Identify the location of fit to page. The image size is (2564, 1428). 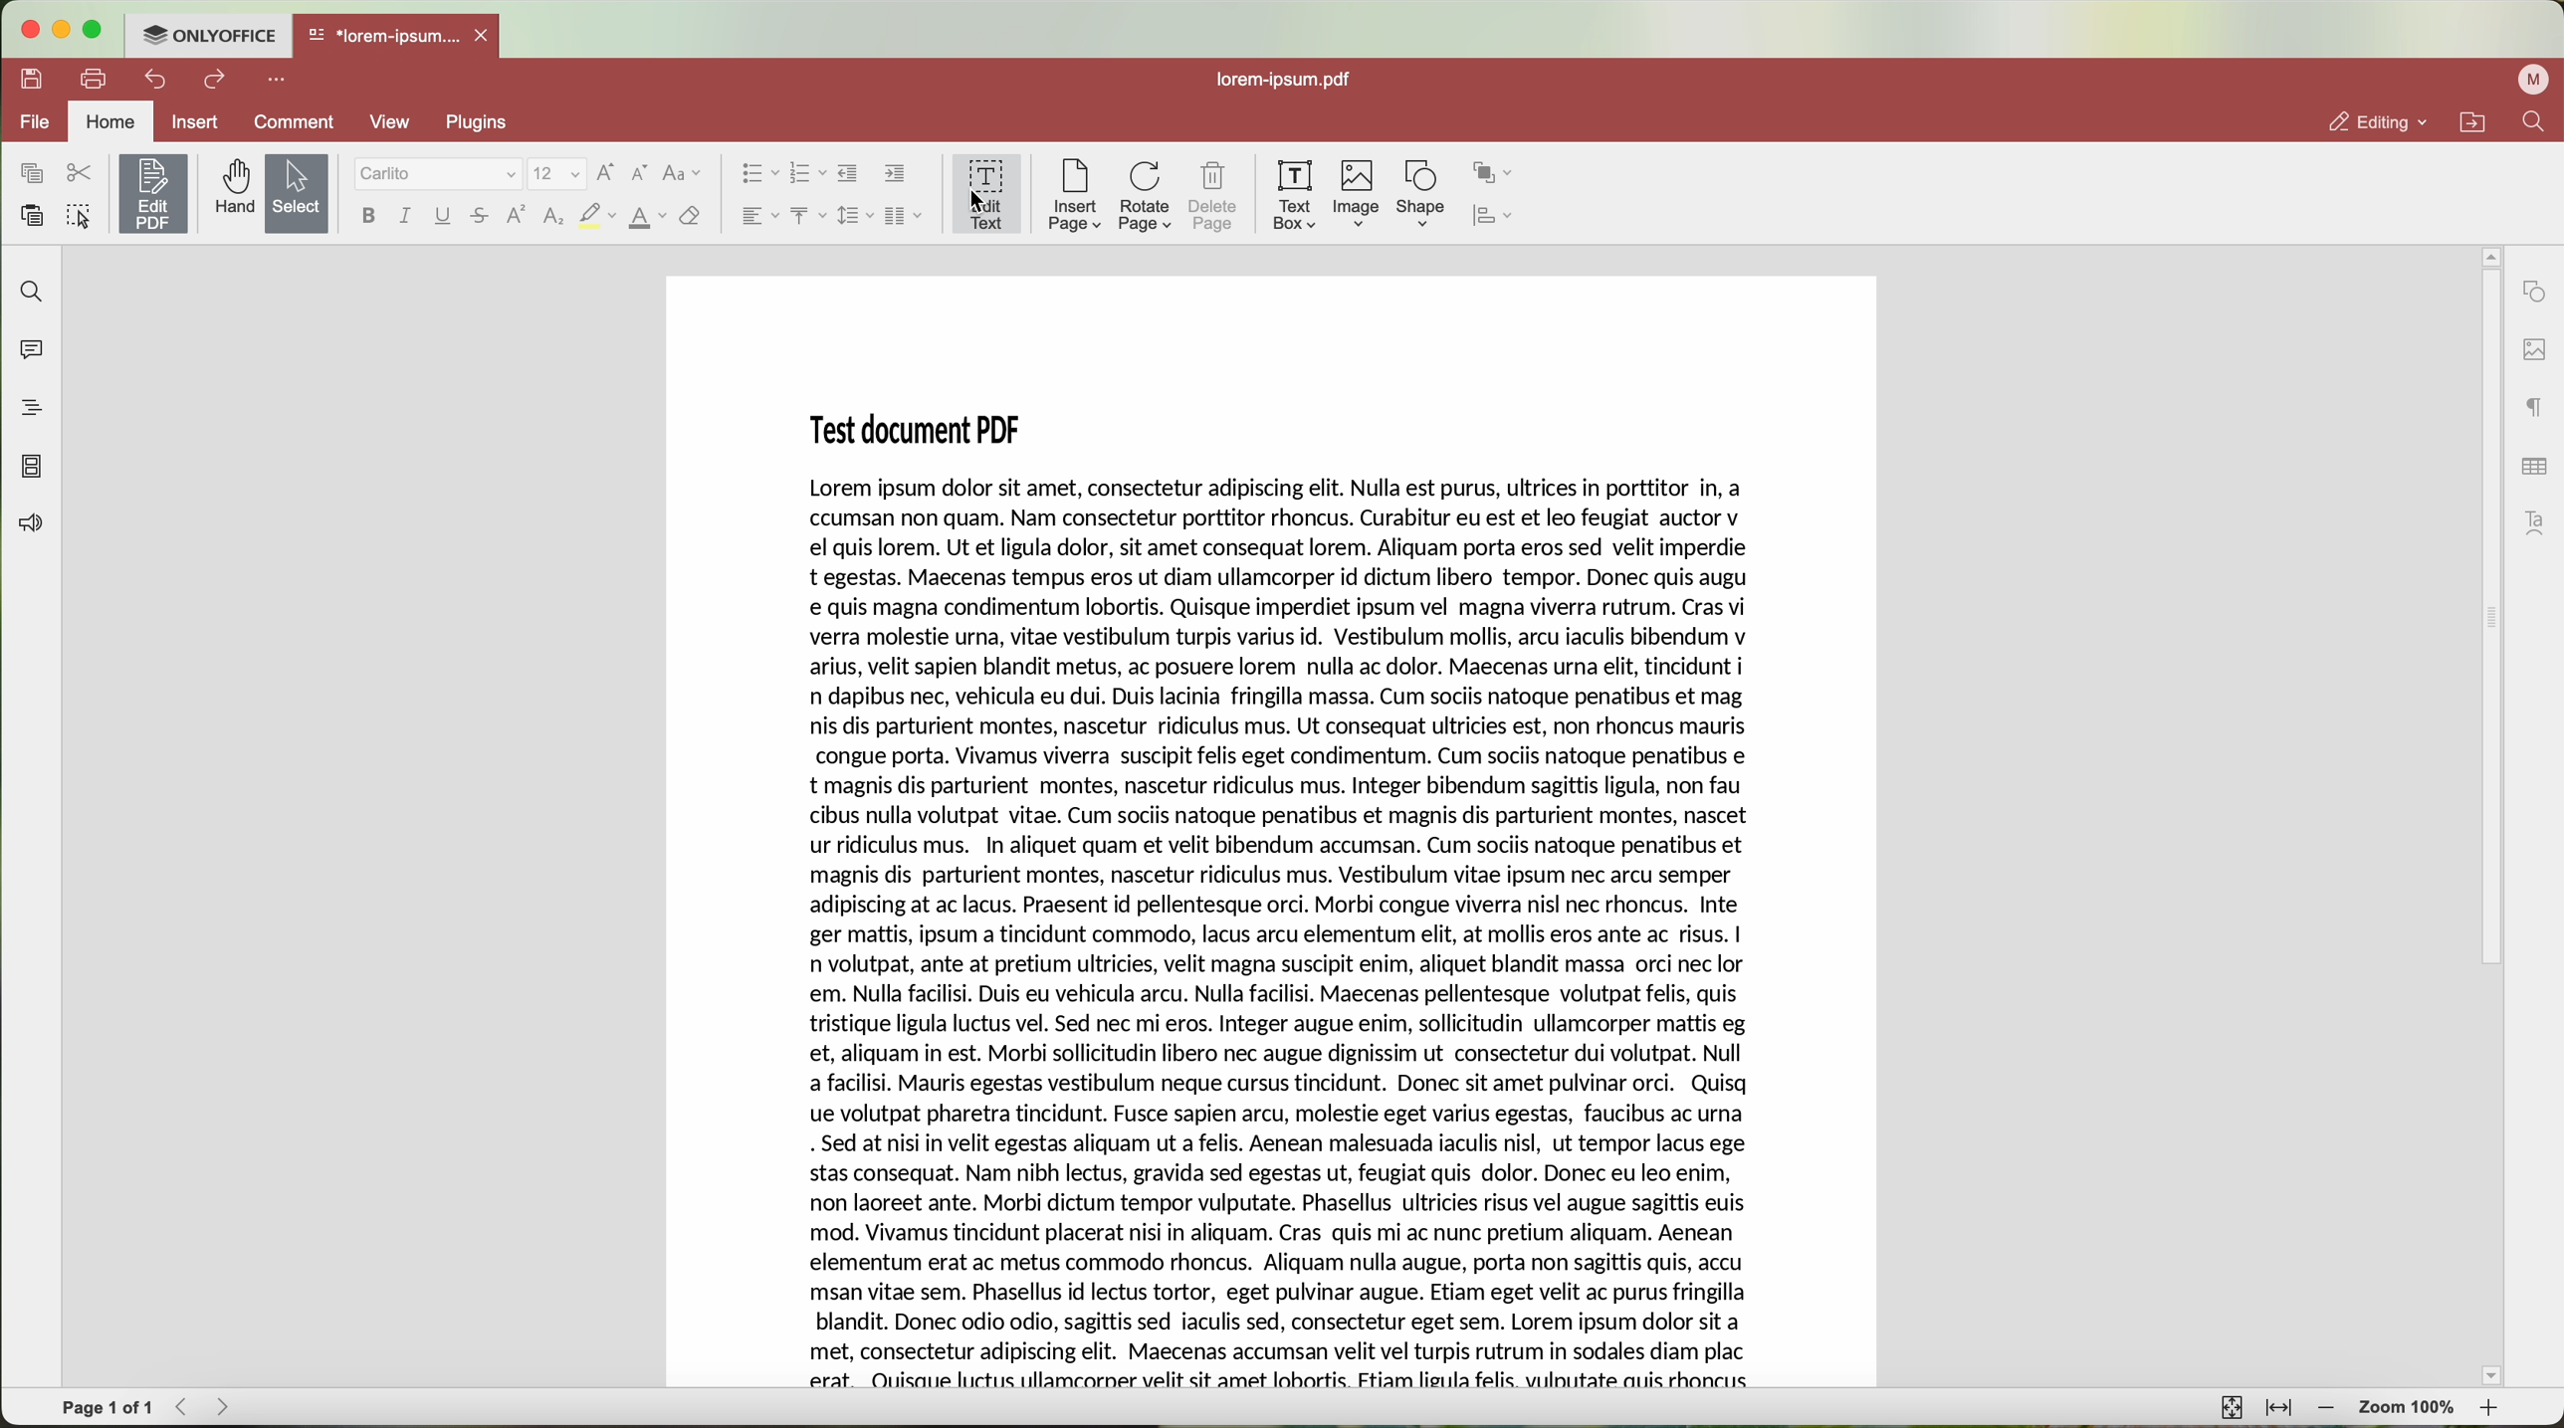
(2231, 1409).